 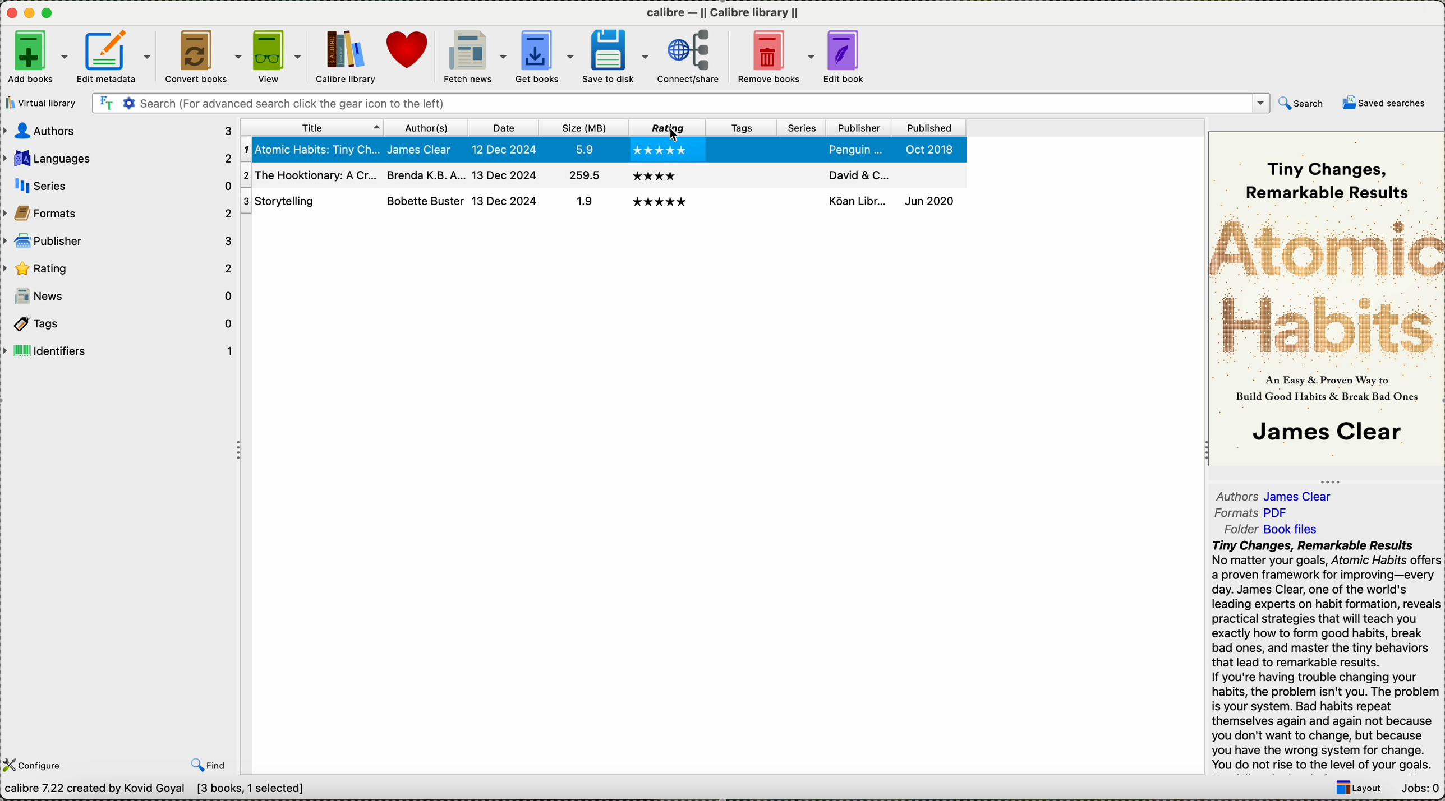 I want to click on 13 dec 2024, so click(x=504, y=201).